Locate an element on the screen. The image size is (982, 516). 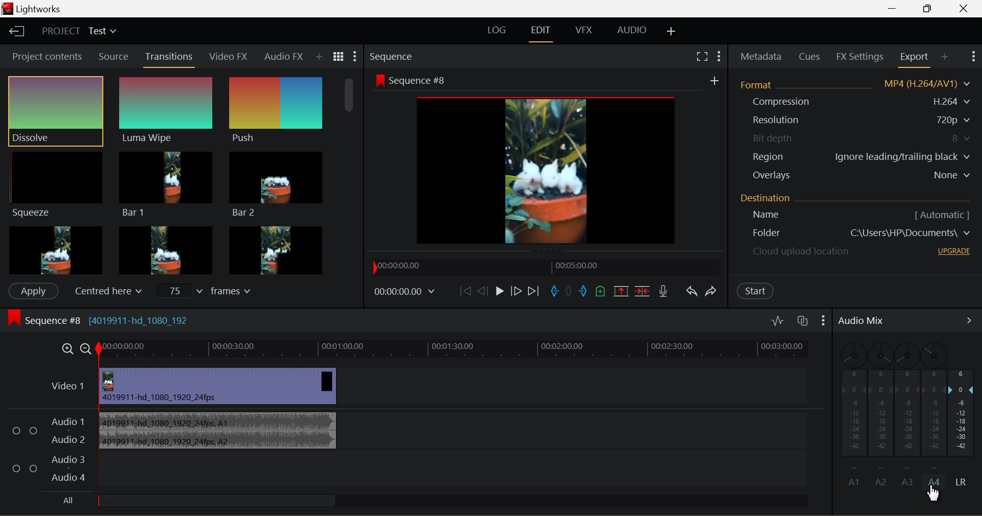
Delete/Cut is located at coordinates (643, 290).